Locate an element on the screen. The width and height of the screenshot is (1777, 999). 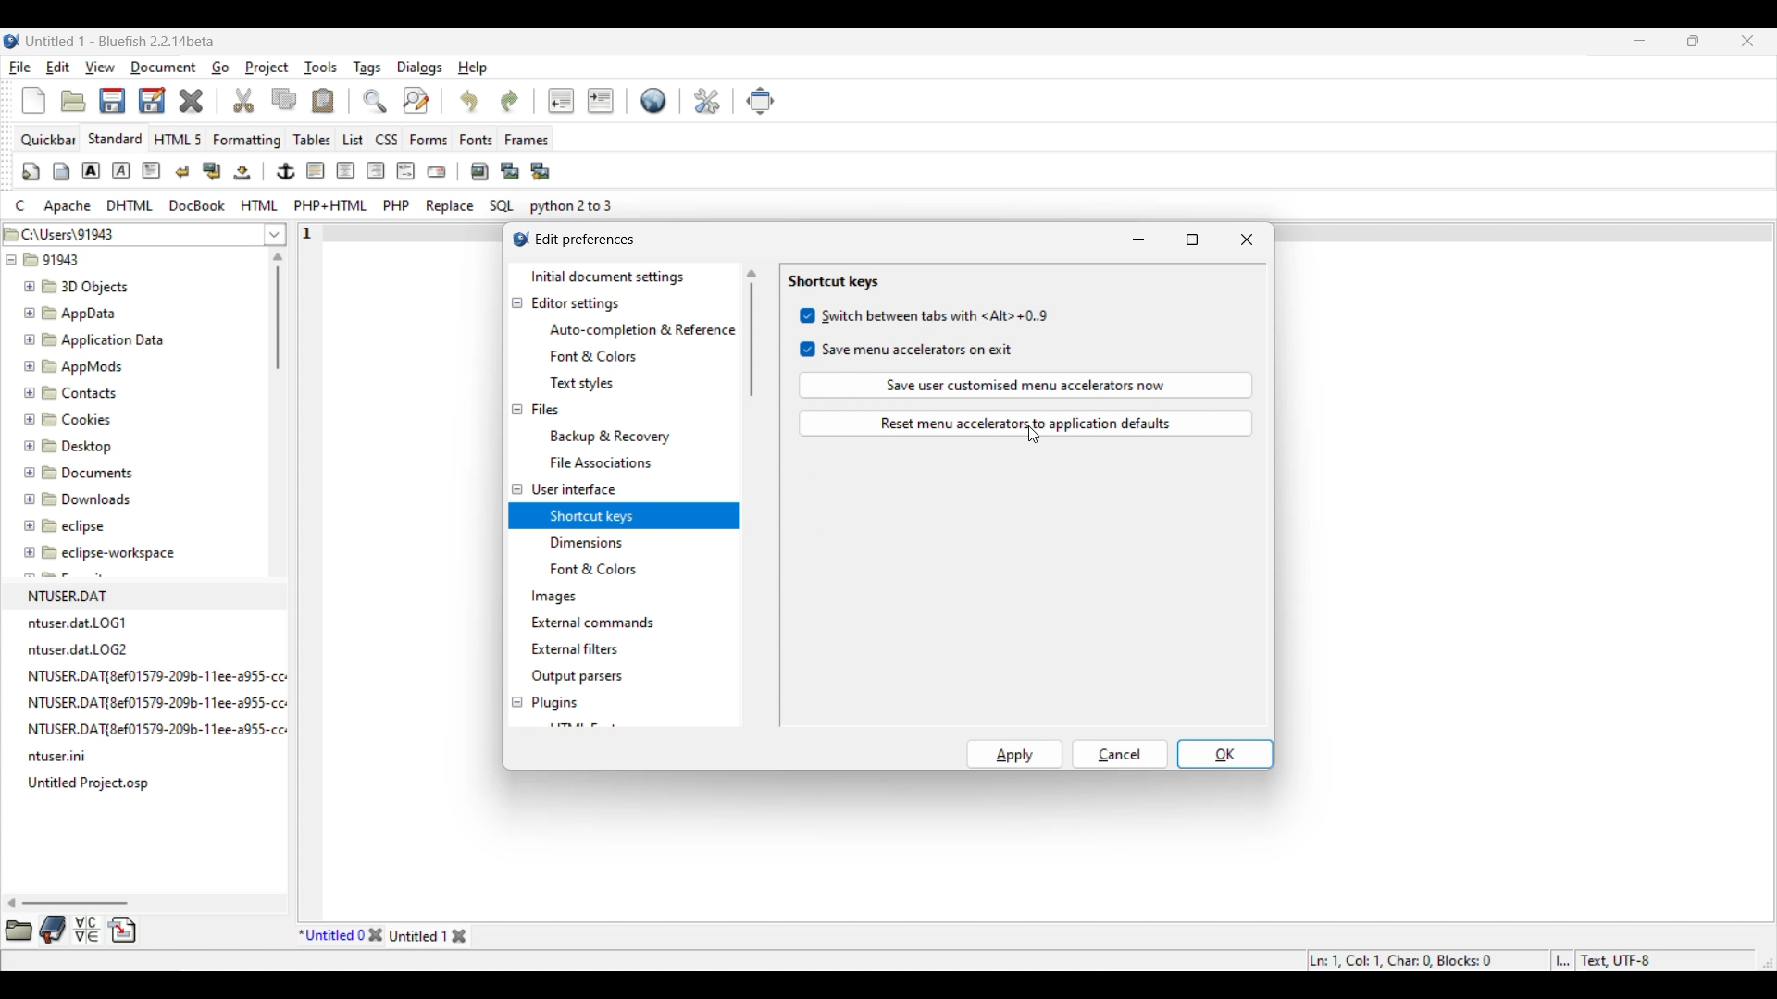
New is located at coordinates (33, 101).